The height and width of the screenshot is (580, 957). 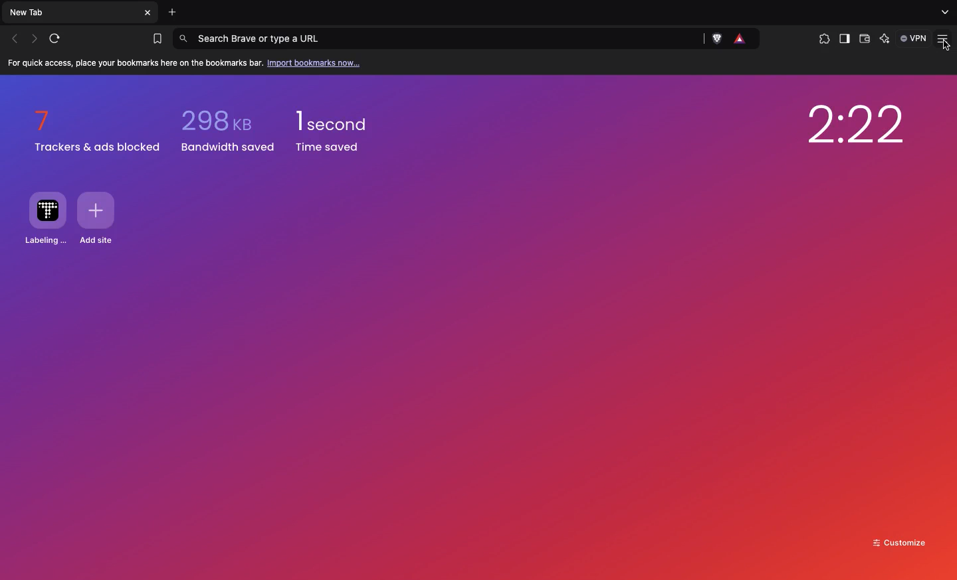 What do you see at coordinates (903, 542) in the screenshot?
I see `Customize` at bounding box center [903, 542].